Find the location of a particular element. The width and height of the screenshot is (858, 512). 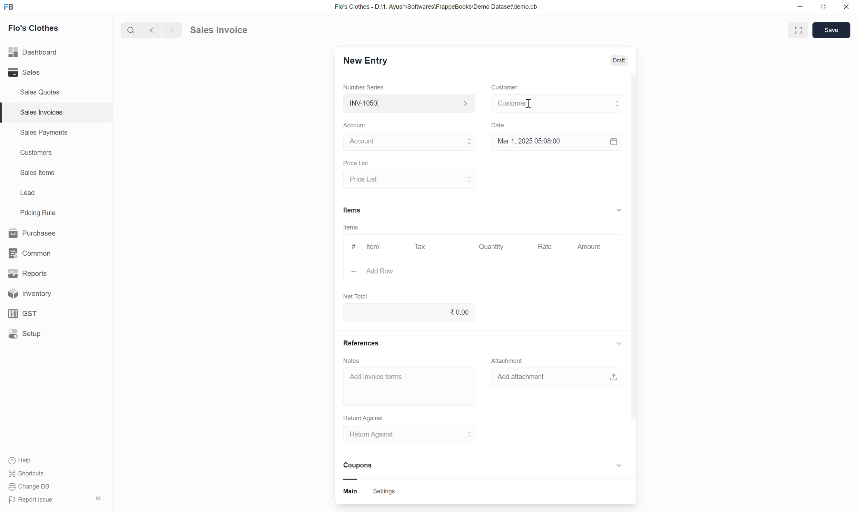

Lead is located at coordinates (28, 194).